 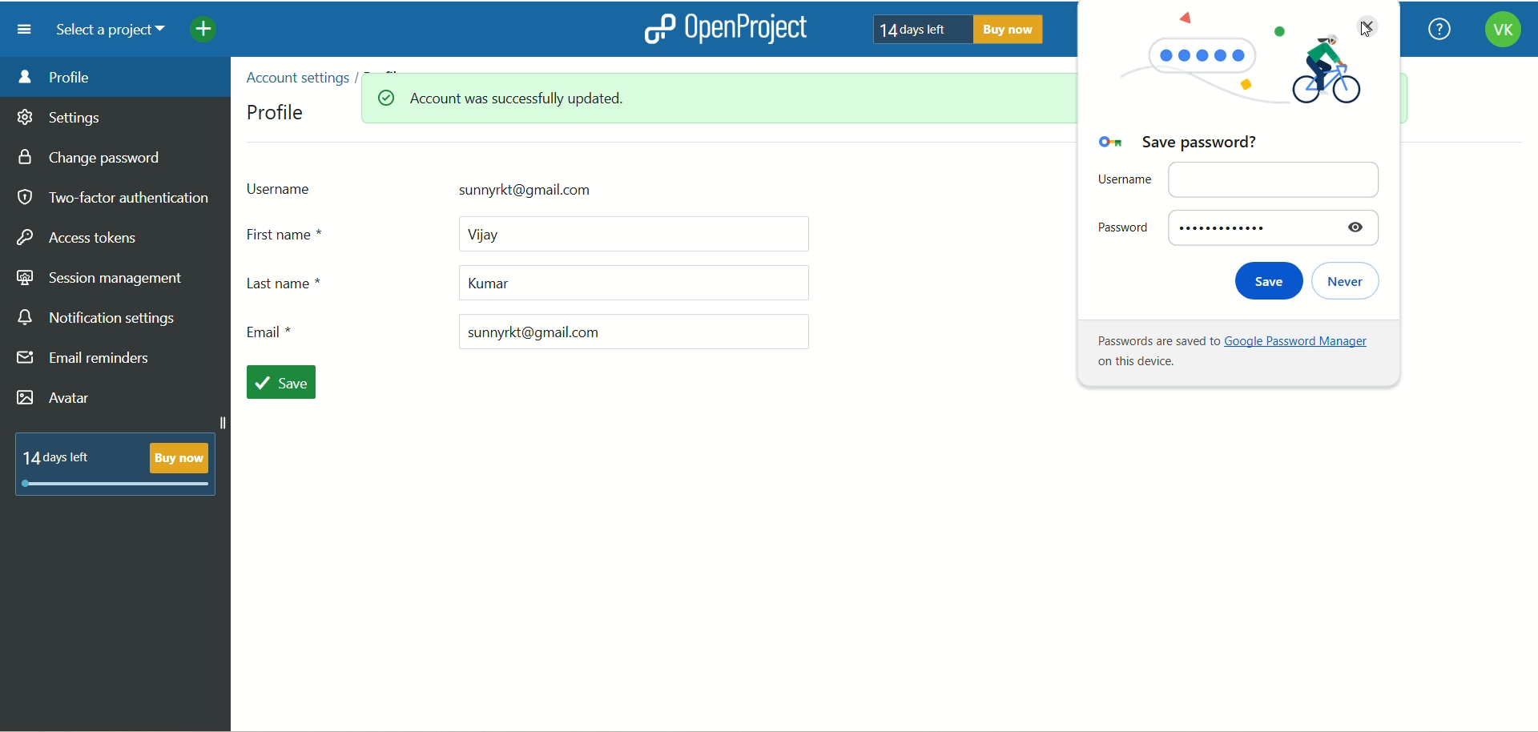 What do you see at coordinates (116, 463) in the screenshot?
I see `text` at bounding box center [116, 463].